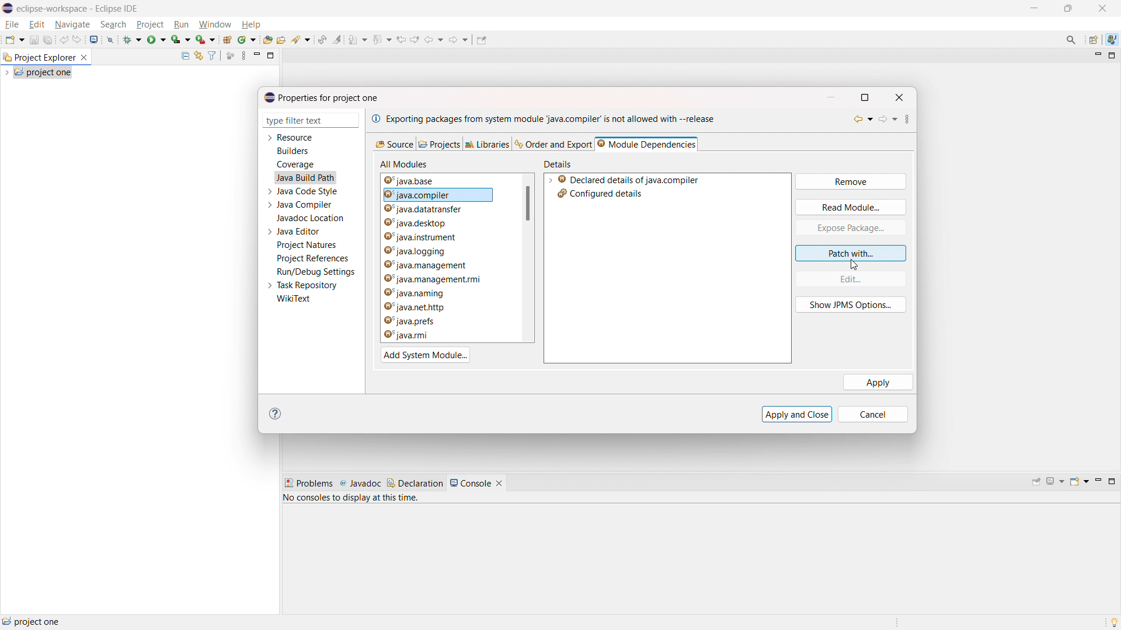 This screenshot has height=630, width=1121. I want to click on forward, so click(889, 121).